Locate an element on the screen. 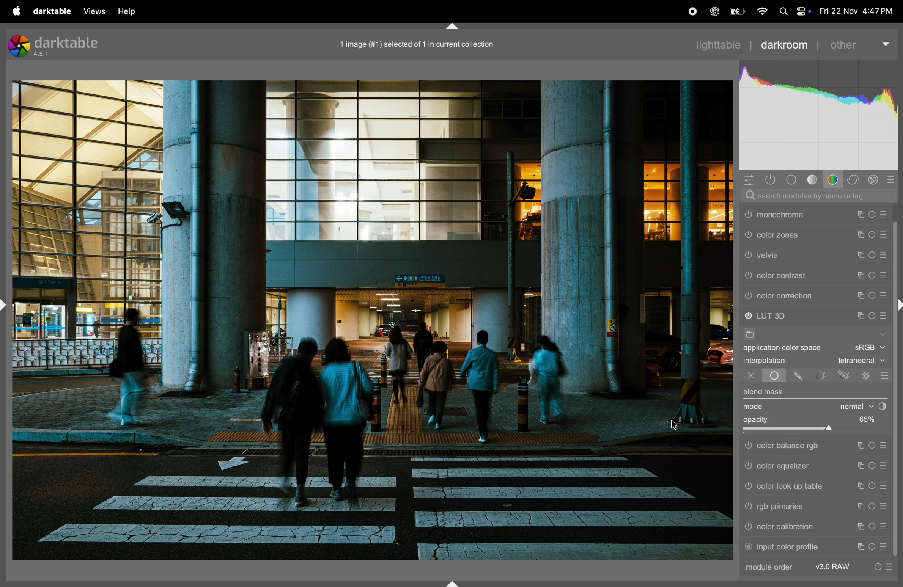 The height and width of the screenshot is (587, 903). histogram is located at coordinates (820, 113).